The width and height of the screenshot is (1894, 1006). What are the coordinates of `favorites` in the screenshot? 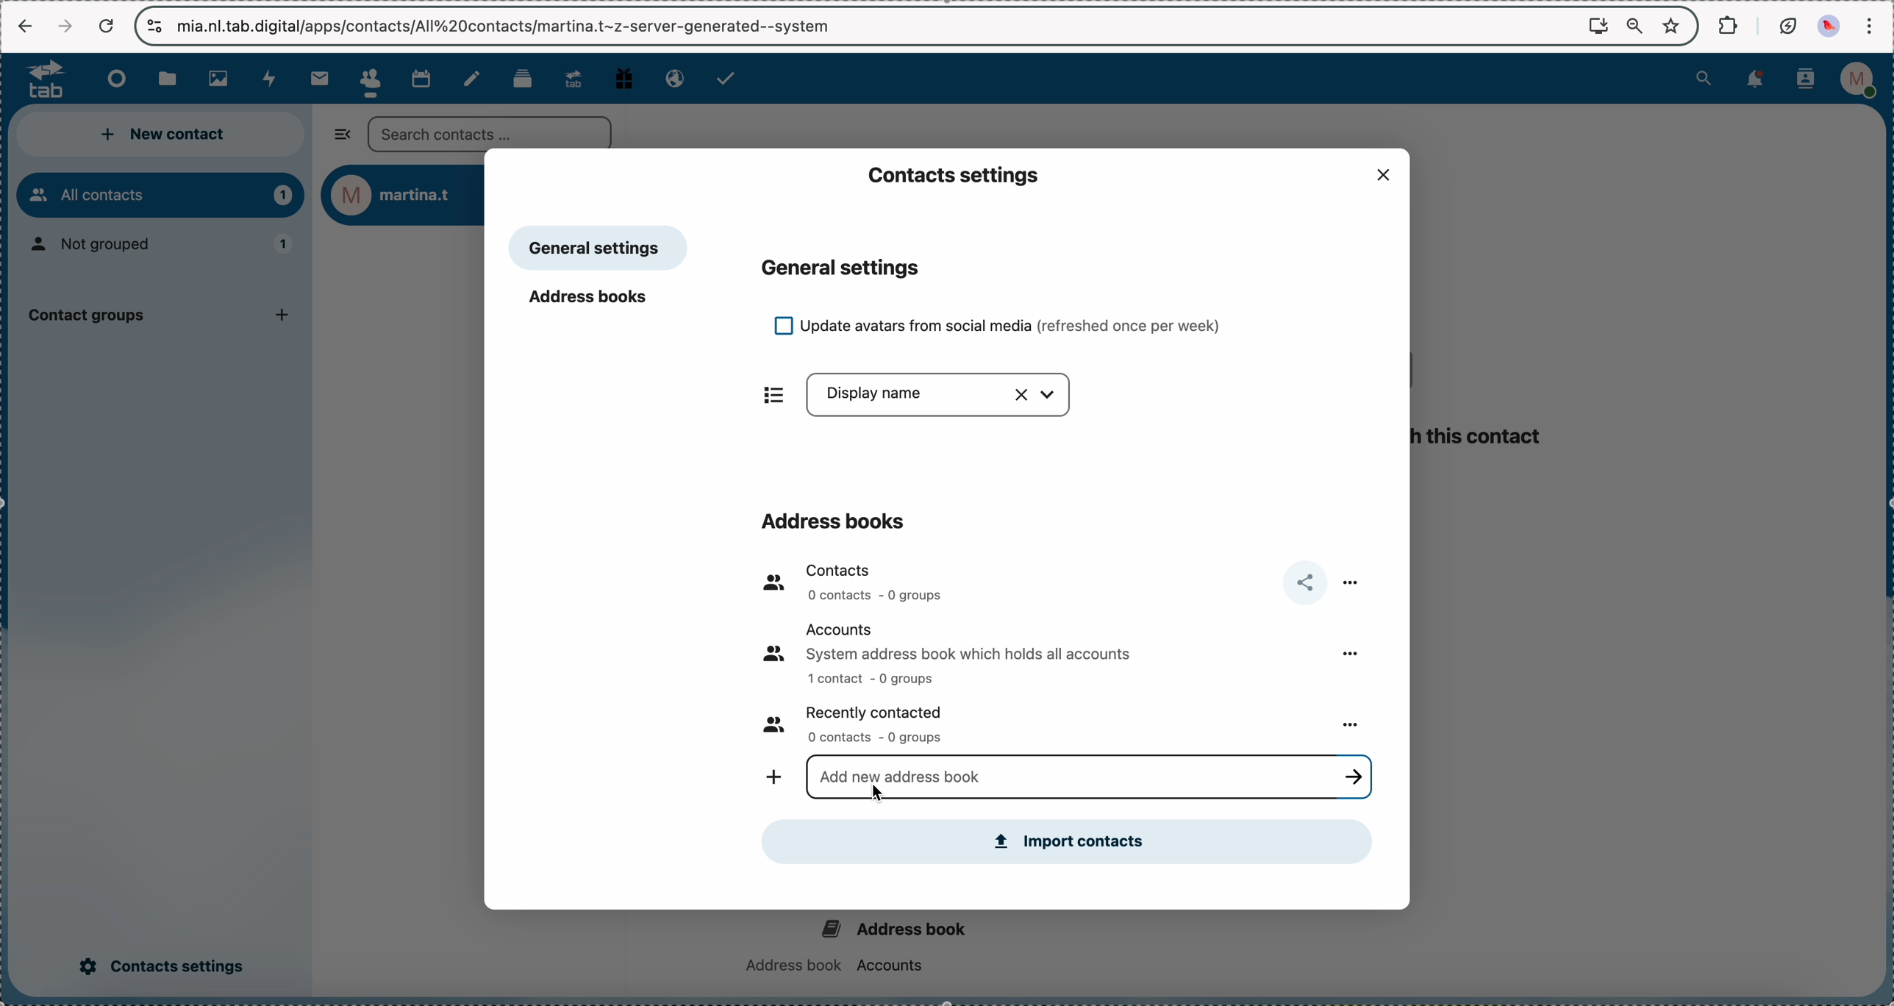 It's located at (1670, 26).